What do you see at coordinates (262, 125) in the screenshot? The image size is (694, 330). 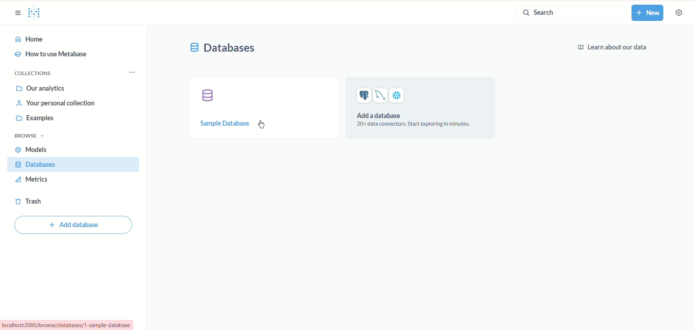 I see `cursor` at bounding box center [262, 125].